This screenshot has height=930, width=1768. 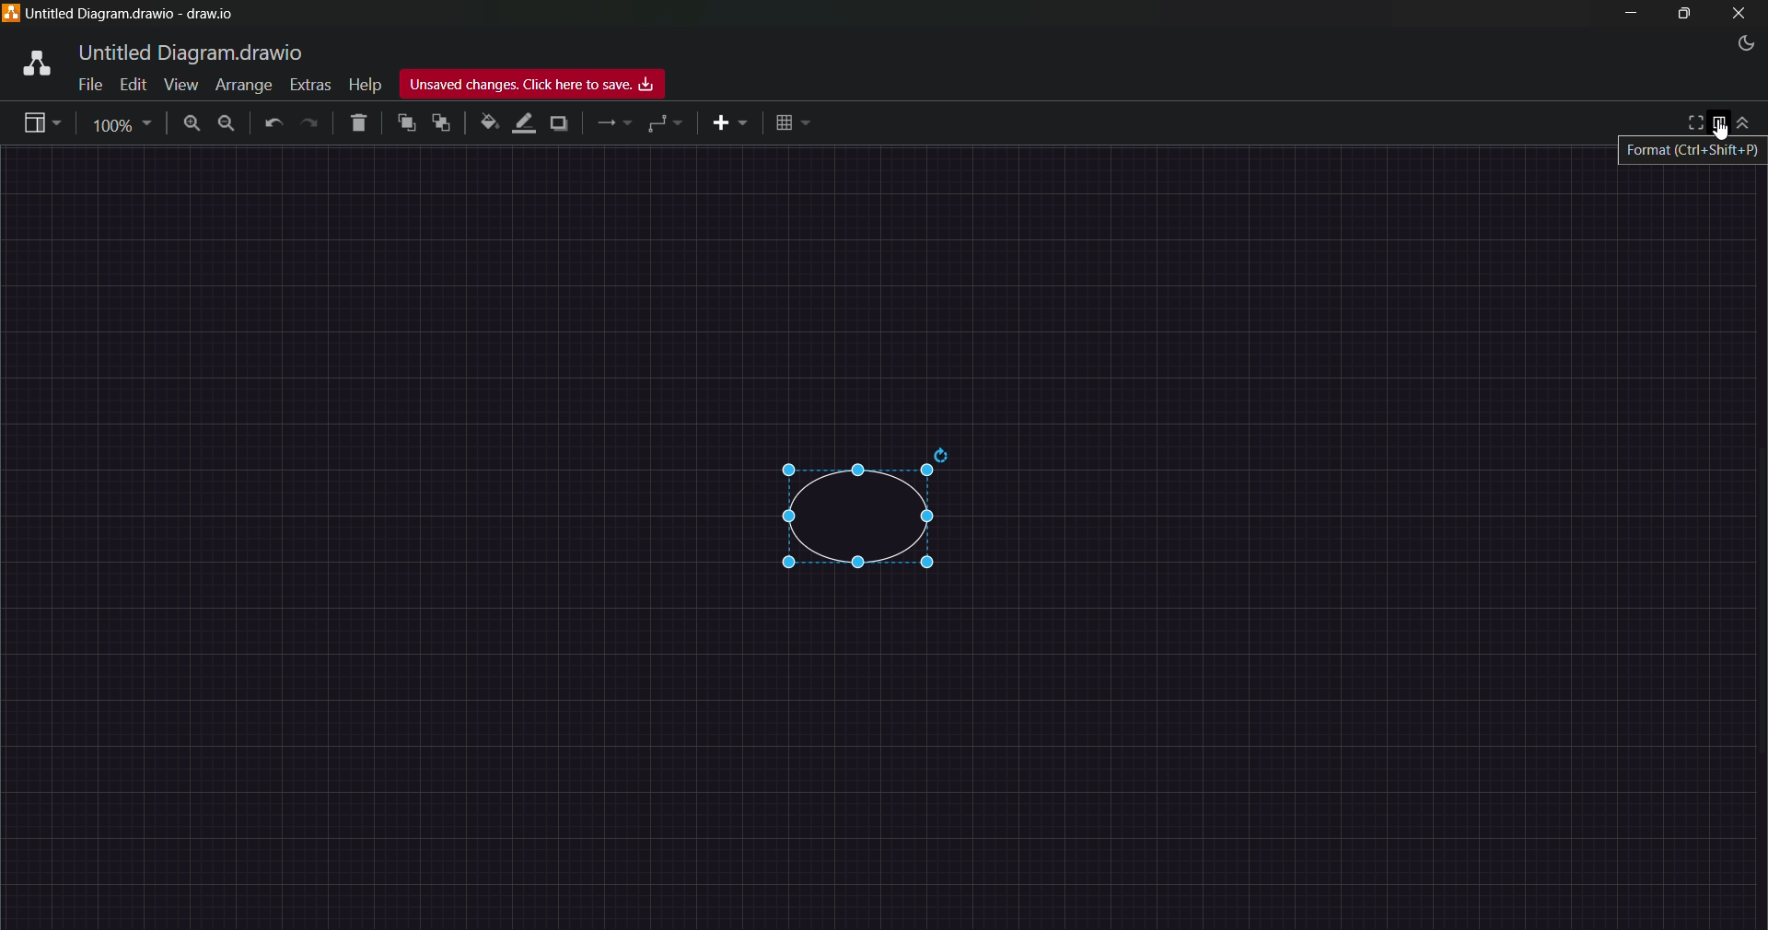 What do you see at coordinates (487, 122) in the screenshot?
I see `fill color` at bounding box center [487, 122].